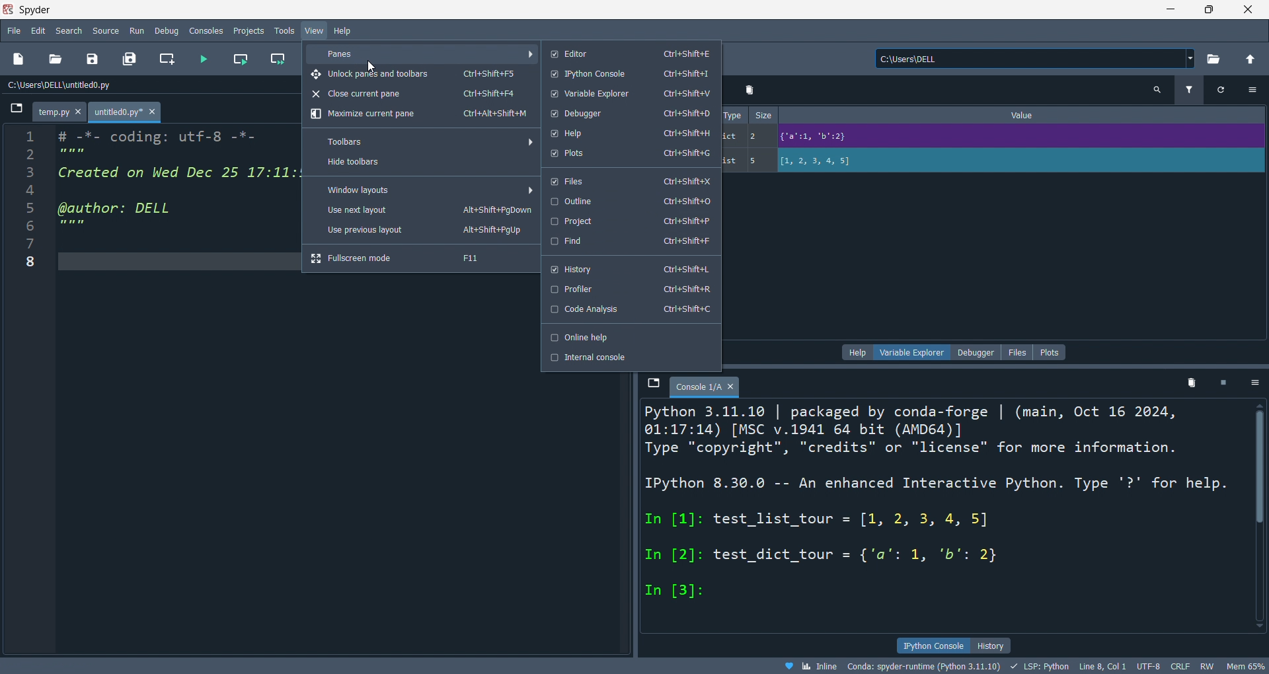  What do you see at coordinates (1190, 385) in the screenshot?
I see `delete variables` at bounding box center [1190, 385].